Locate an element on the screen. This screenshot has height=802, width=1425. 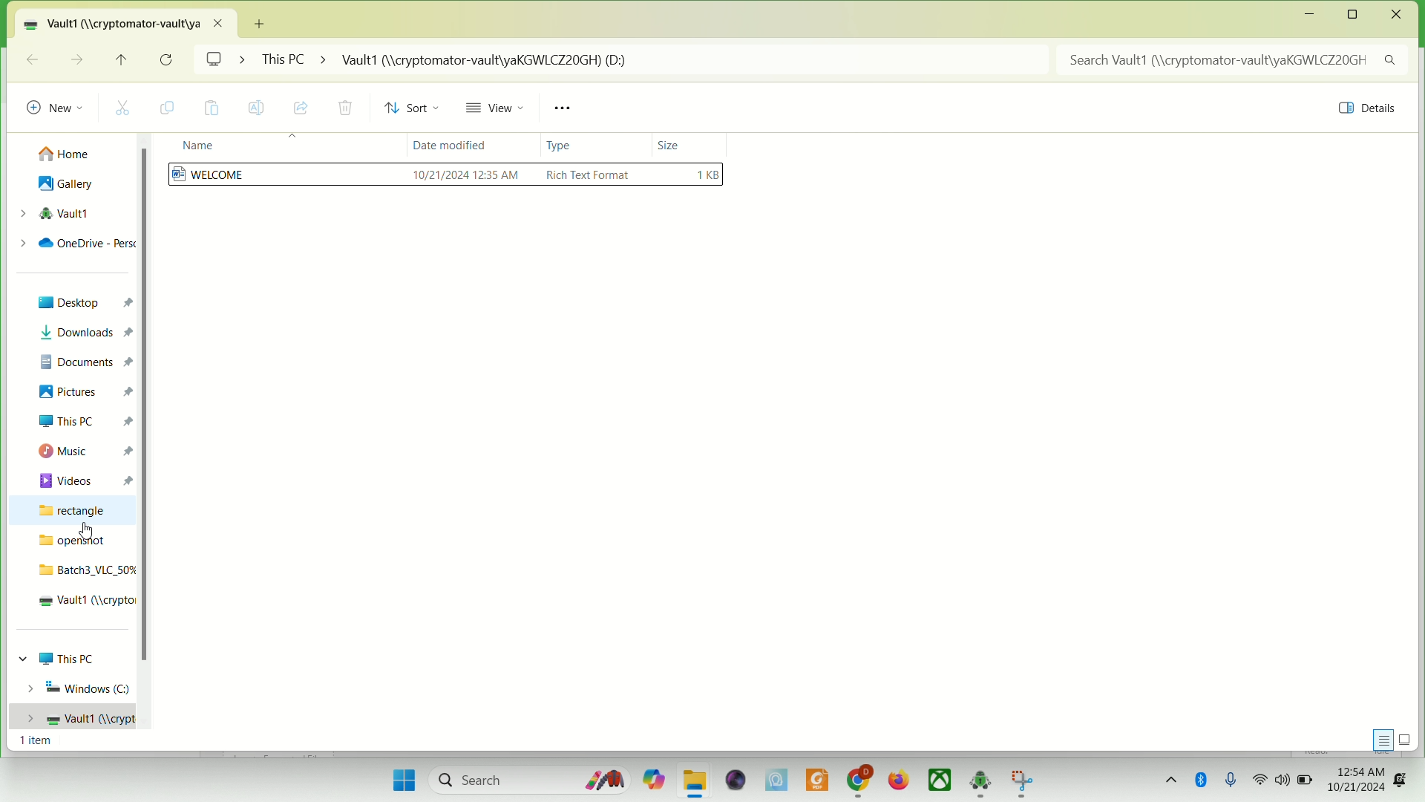
Windows (C) is located at coordinates (78, 686).